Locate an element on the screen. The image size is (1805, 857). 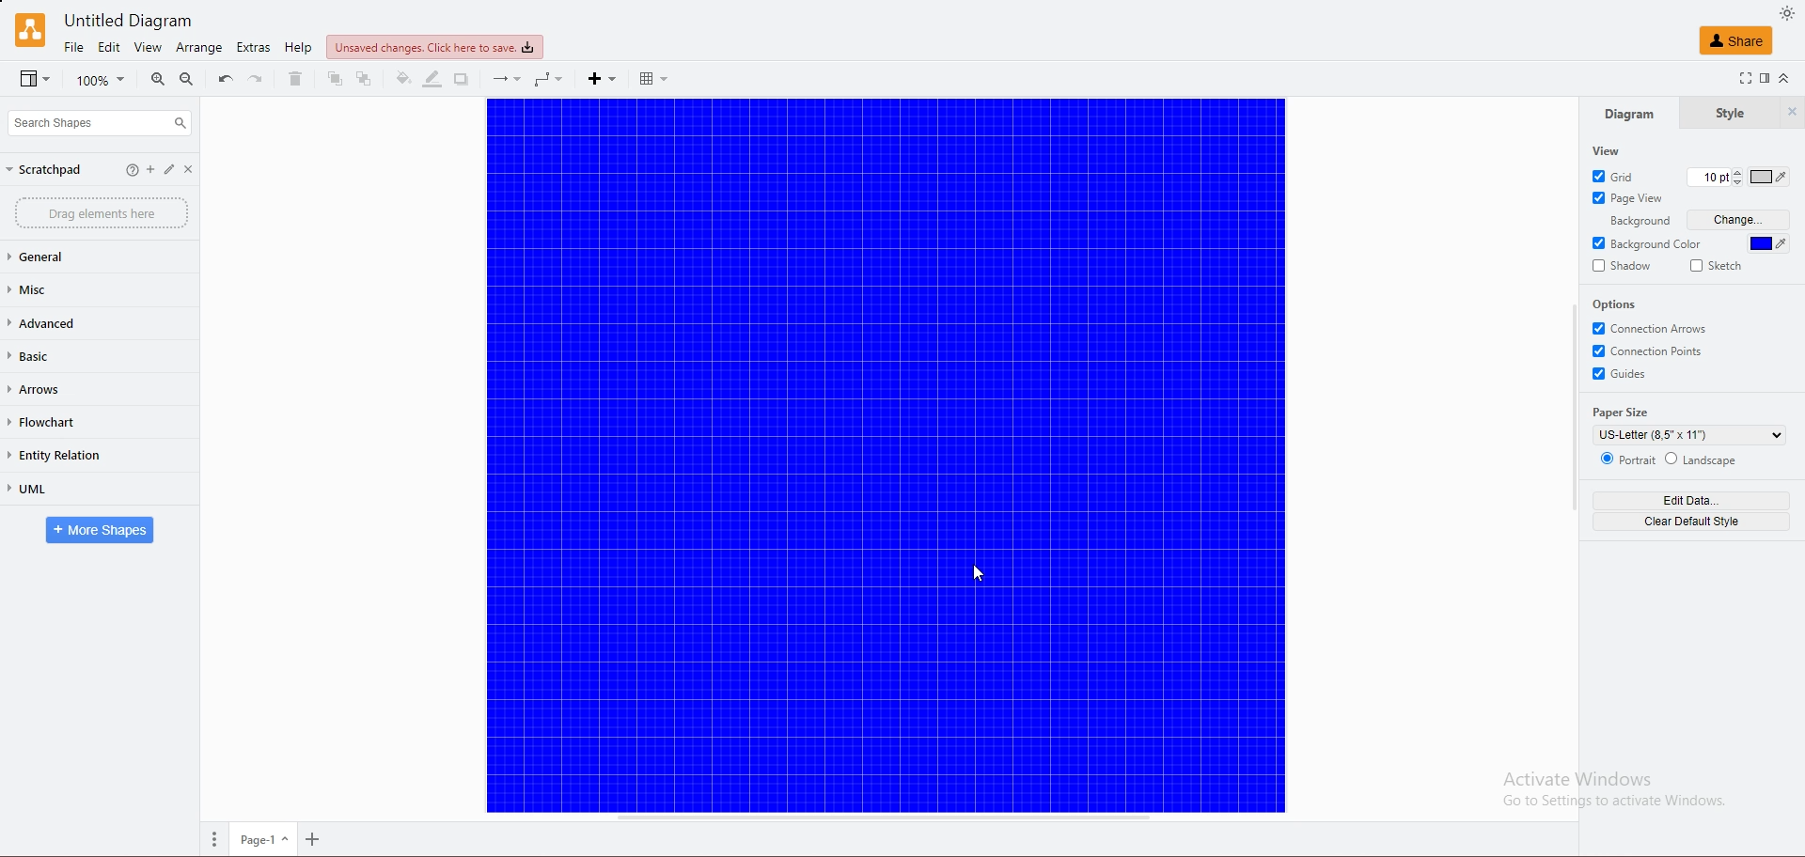
background is located at coordinates (1633, 221).